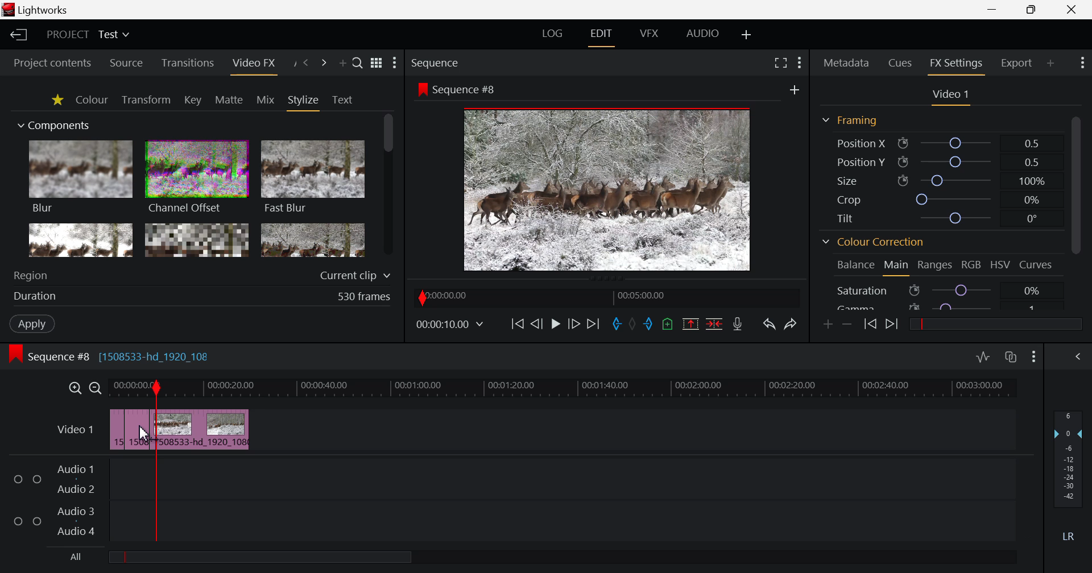 This screenshot has width=1092, height=573. I want to click on Size, so click(938, 180).